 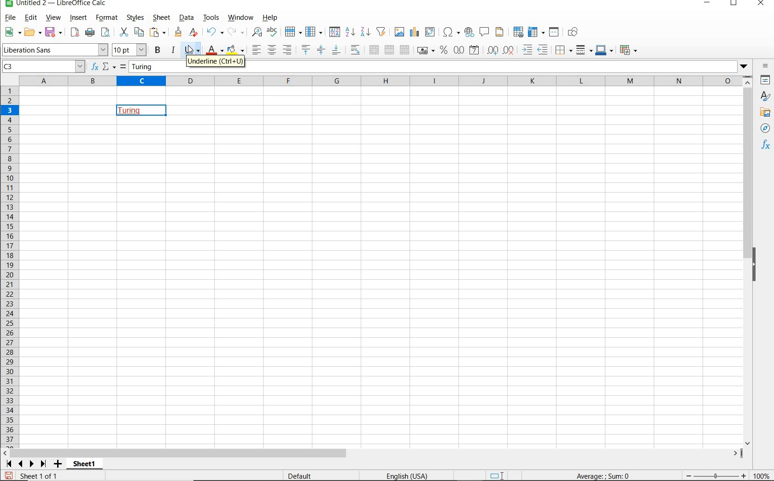 What do you see at coordinates (215, 33) in the screenshot?
I see `REDO` at bounding box center [215, 33].